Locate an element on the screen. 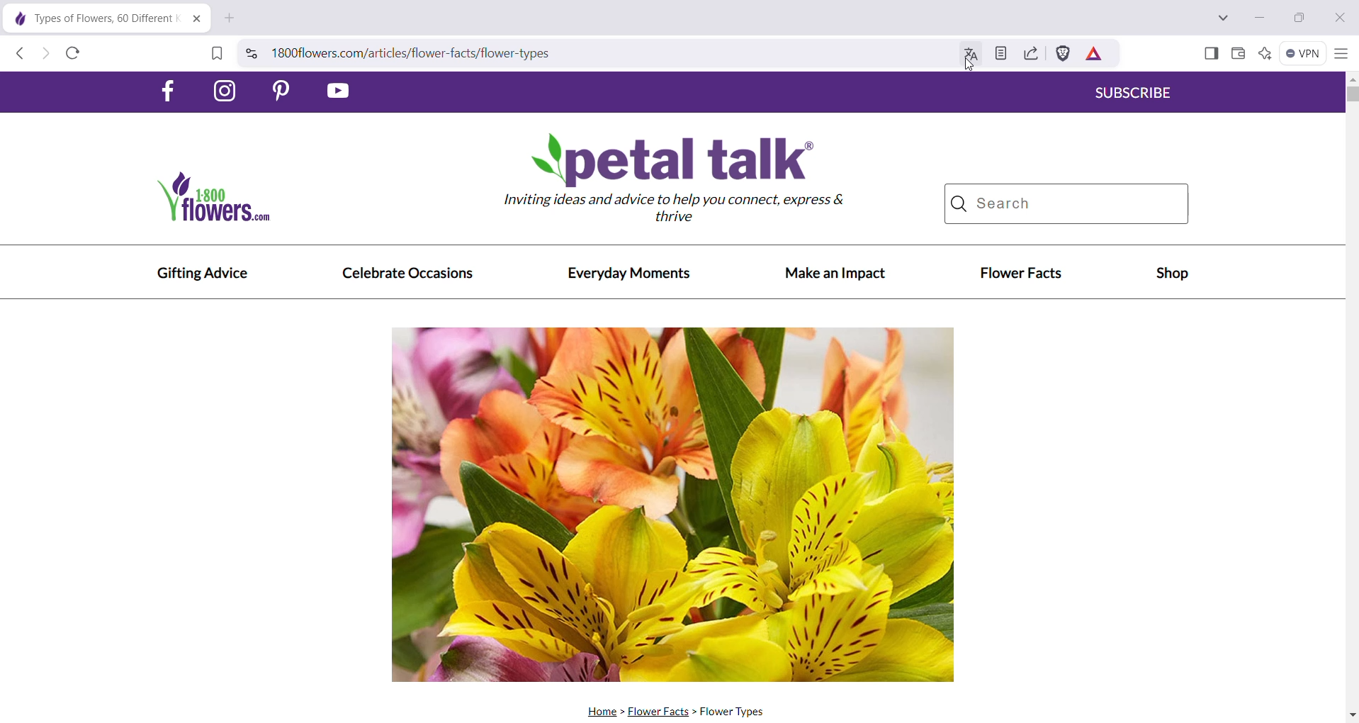  Reload this page is located at coordinates (75, 55).